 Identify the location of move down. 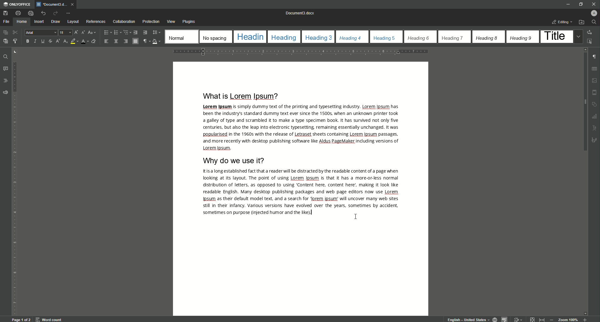
(586, 311).